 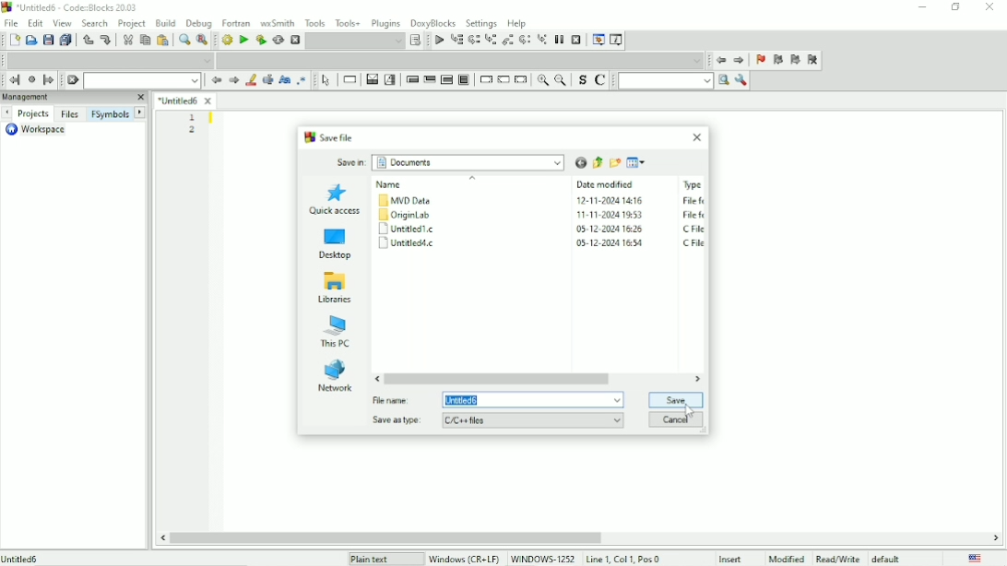 I want to click on Run, so click(x=243, y=40).